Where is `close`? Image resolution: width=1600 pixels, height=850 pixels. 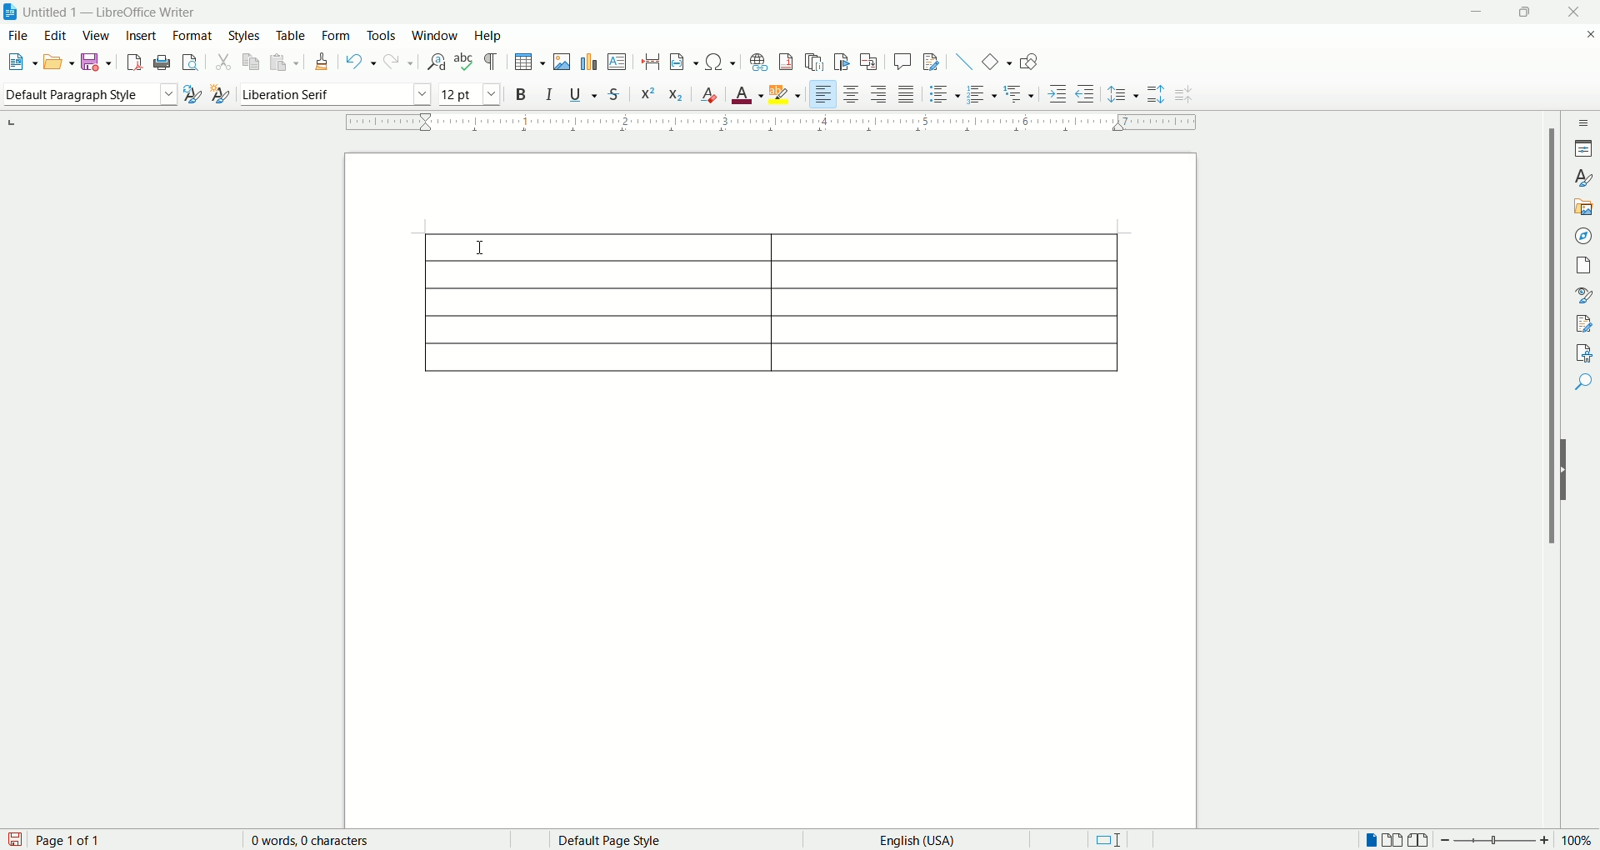 close is located at coordinates (1570, 14).